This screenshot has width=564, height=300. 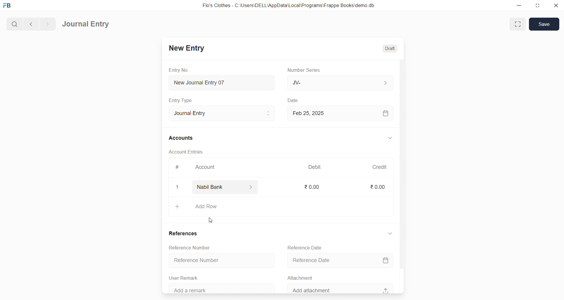 What do you see at coordinates (293, 100) in the screenshot?
I see `Date` at bounding box center [293, 100].